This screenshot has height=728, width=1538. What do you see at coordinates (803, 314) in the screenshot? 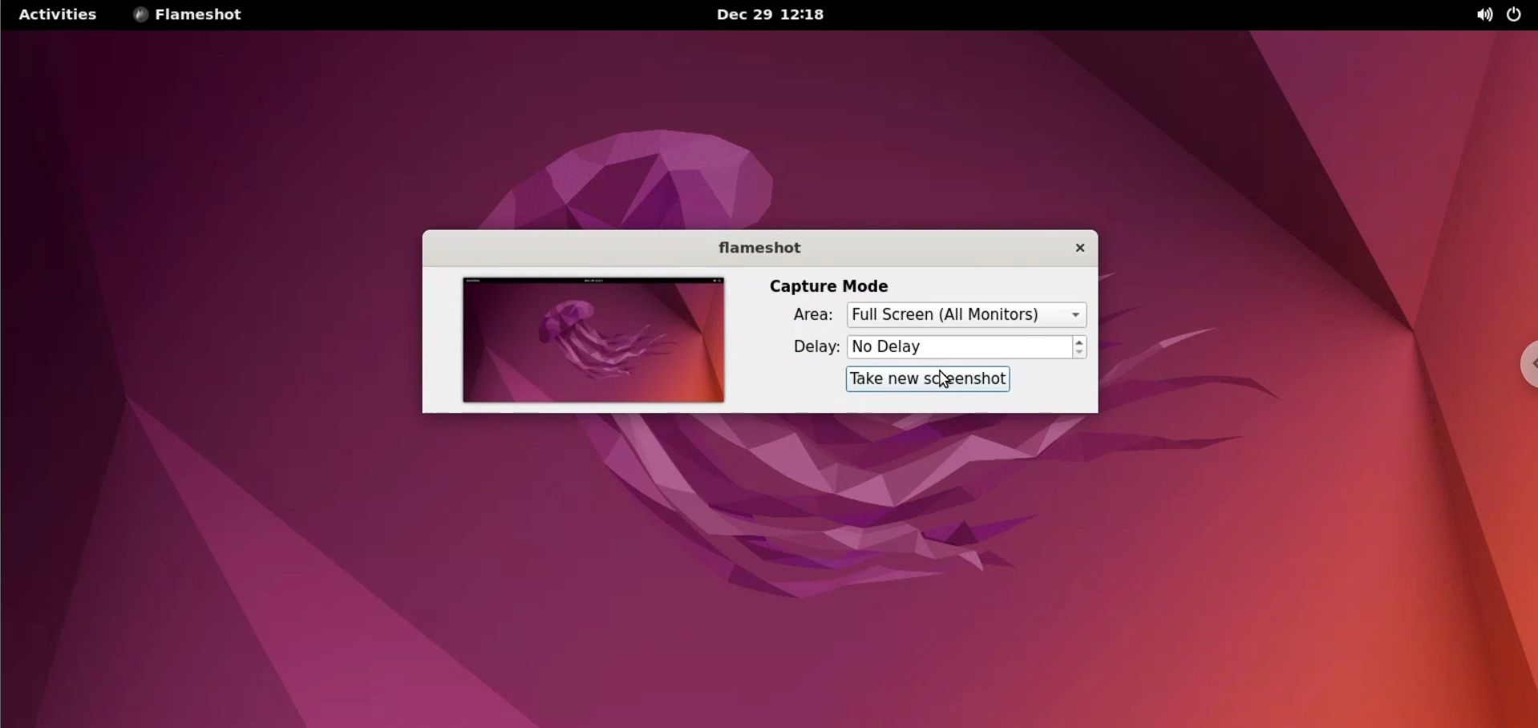
I see `Area label` at bounding box center [803, 314].